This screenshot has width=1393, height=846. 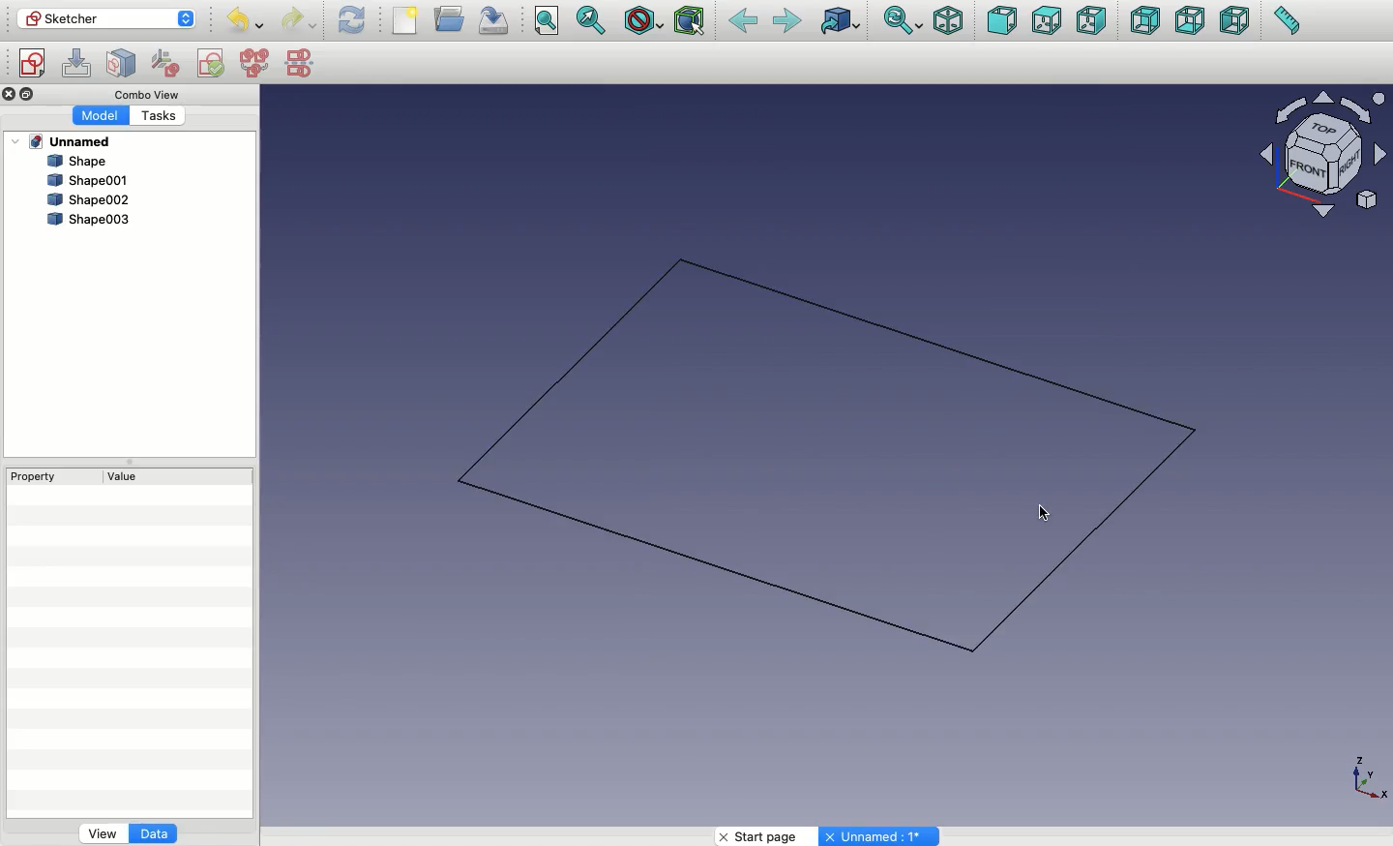 What do you see at coordinates (211, 66) in the screenshot?
I see `Validate sketch` at bounding box center [211, 66].